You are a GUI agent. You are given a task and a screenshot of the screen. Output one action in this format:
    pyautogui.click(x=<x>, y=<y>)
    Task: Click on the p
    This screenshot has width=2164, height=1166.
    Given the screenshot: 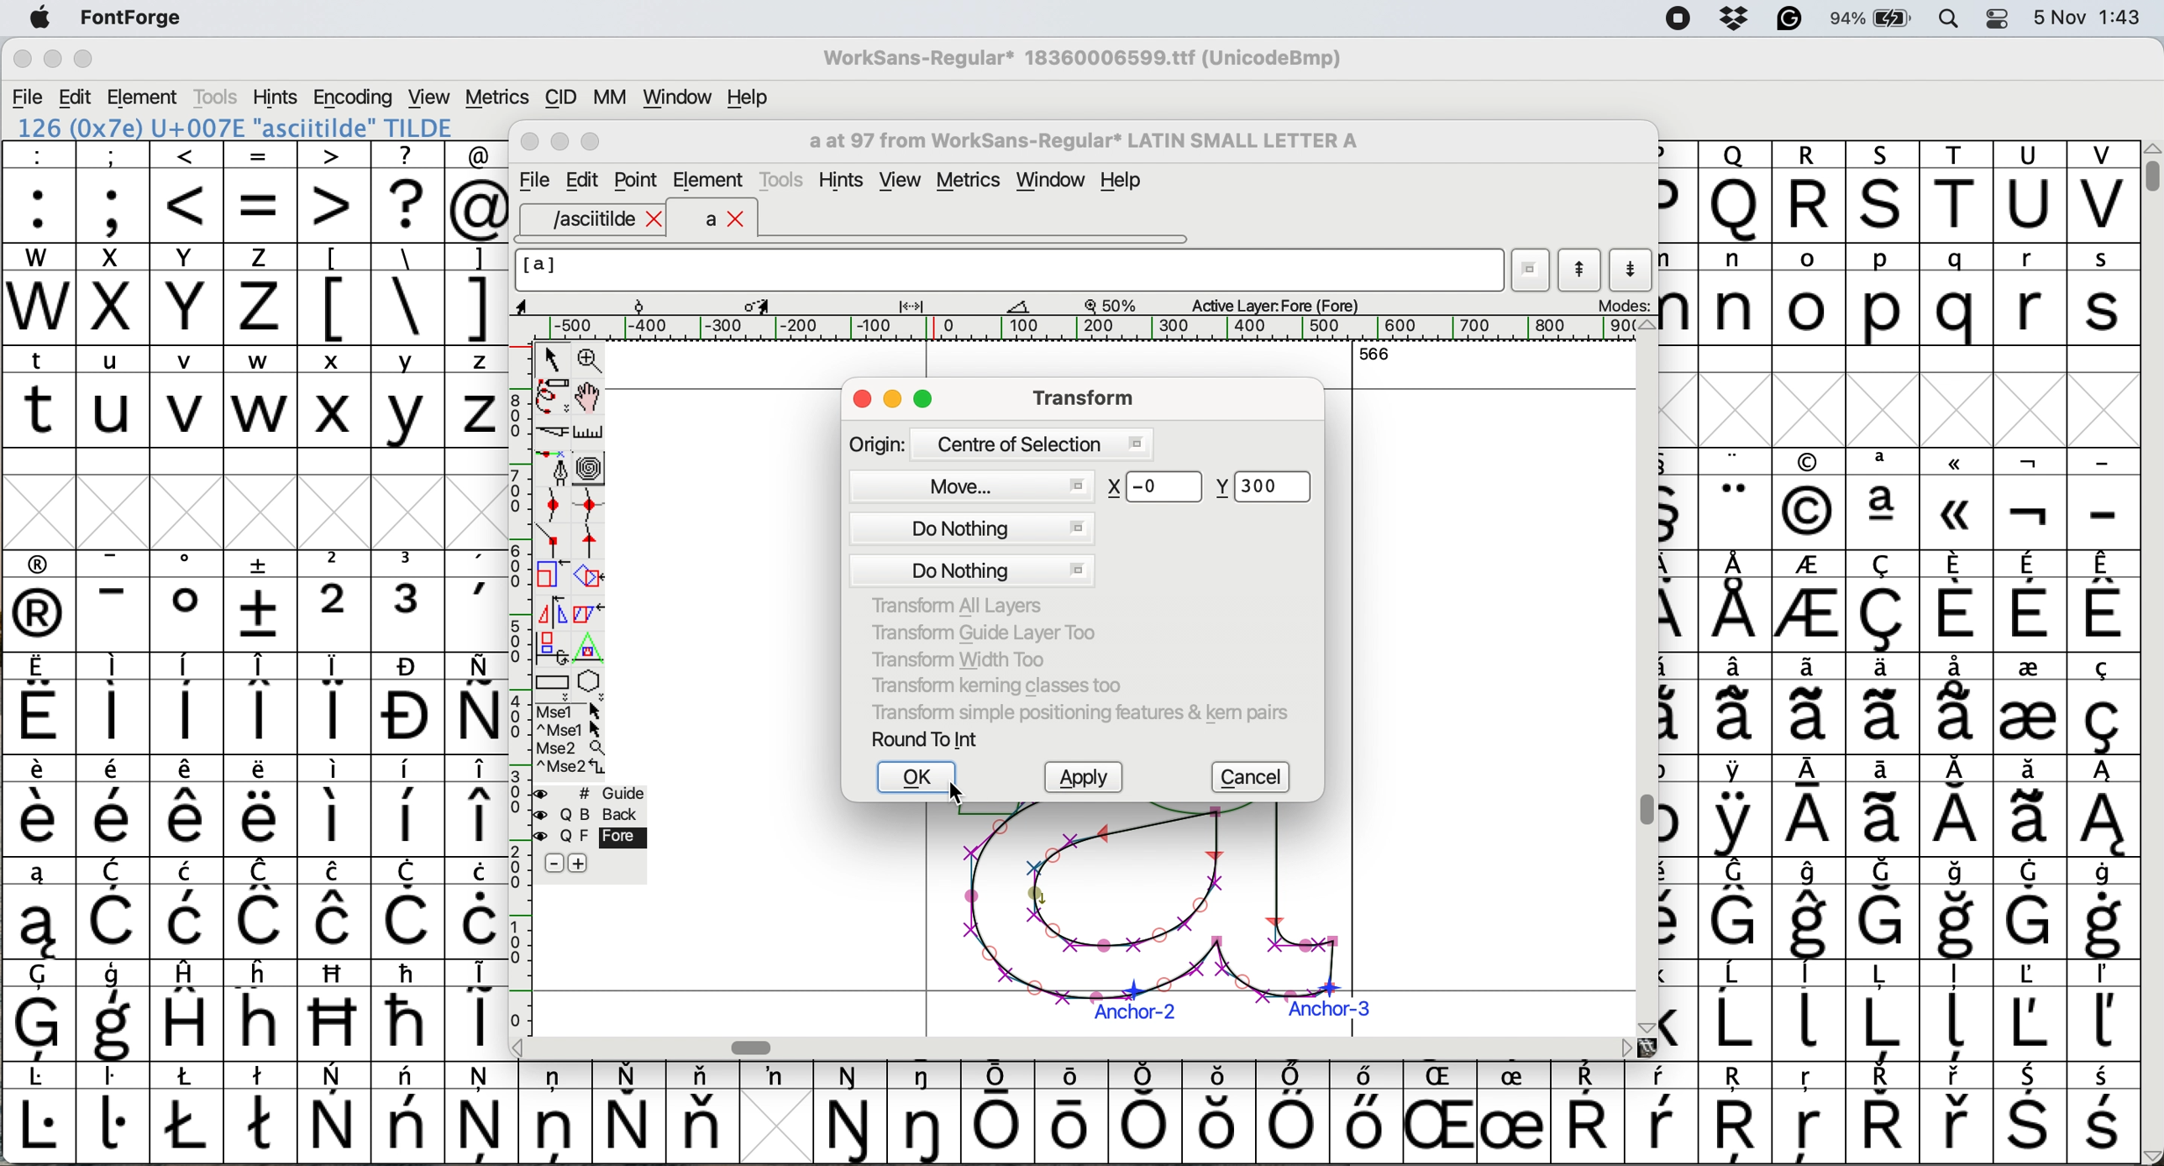 What is the action you would take?
    pyautogui.click(x=1883, y=297)
    